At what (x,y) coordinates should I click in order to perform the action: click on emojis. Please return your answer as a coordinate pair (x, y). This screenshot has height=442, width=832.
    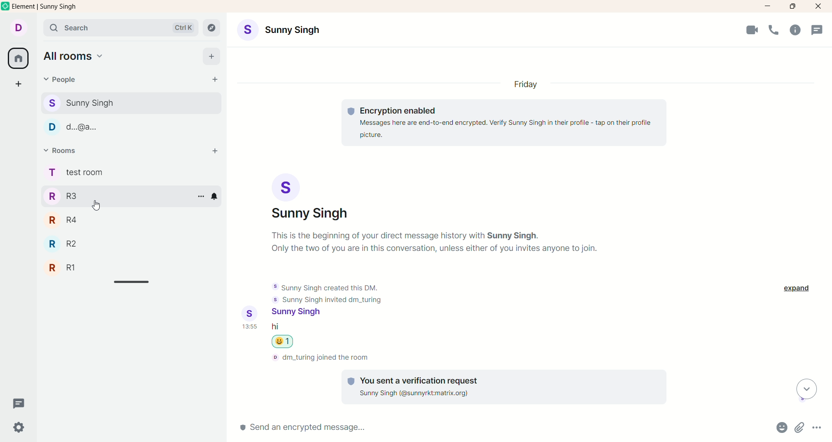
    Looking at the image, I should click on (778, 429).